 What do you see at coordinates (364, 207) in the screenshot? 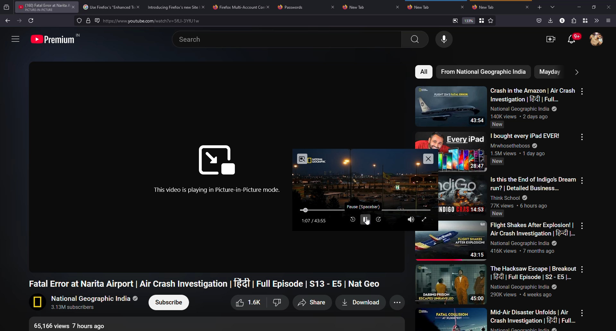
I see `pause` at bounding box center [364, 207].